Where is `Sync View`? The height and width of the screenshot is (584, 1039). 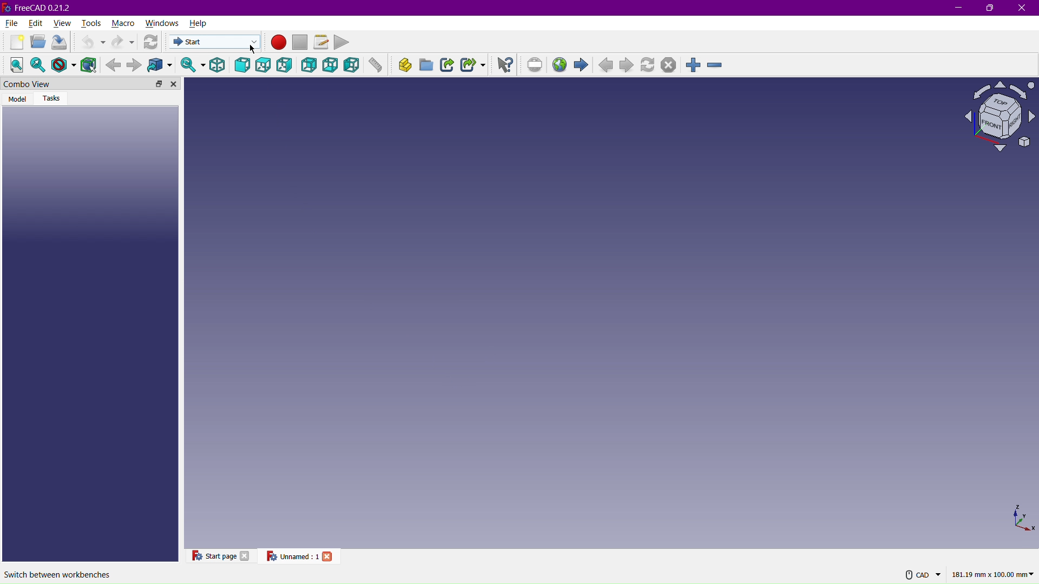
Sync View is located at coordinates (190, 64).